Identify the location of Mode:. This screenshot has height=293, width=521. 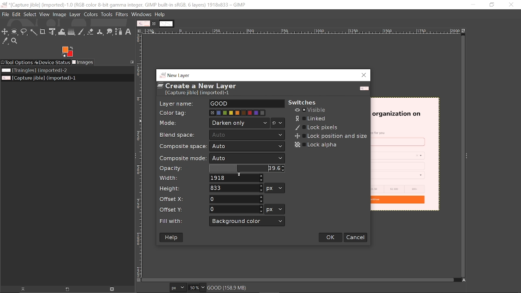
(169, 124).